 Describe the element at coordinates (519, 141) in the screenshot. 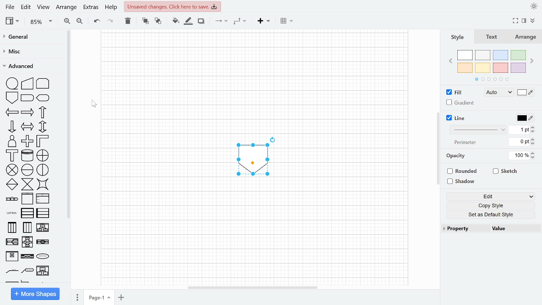

I see `Line perimeter` at that location.